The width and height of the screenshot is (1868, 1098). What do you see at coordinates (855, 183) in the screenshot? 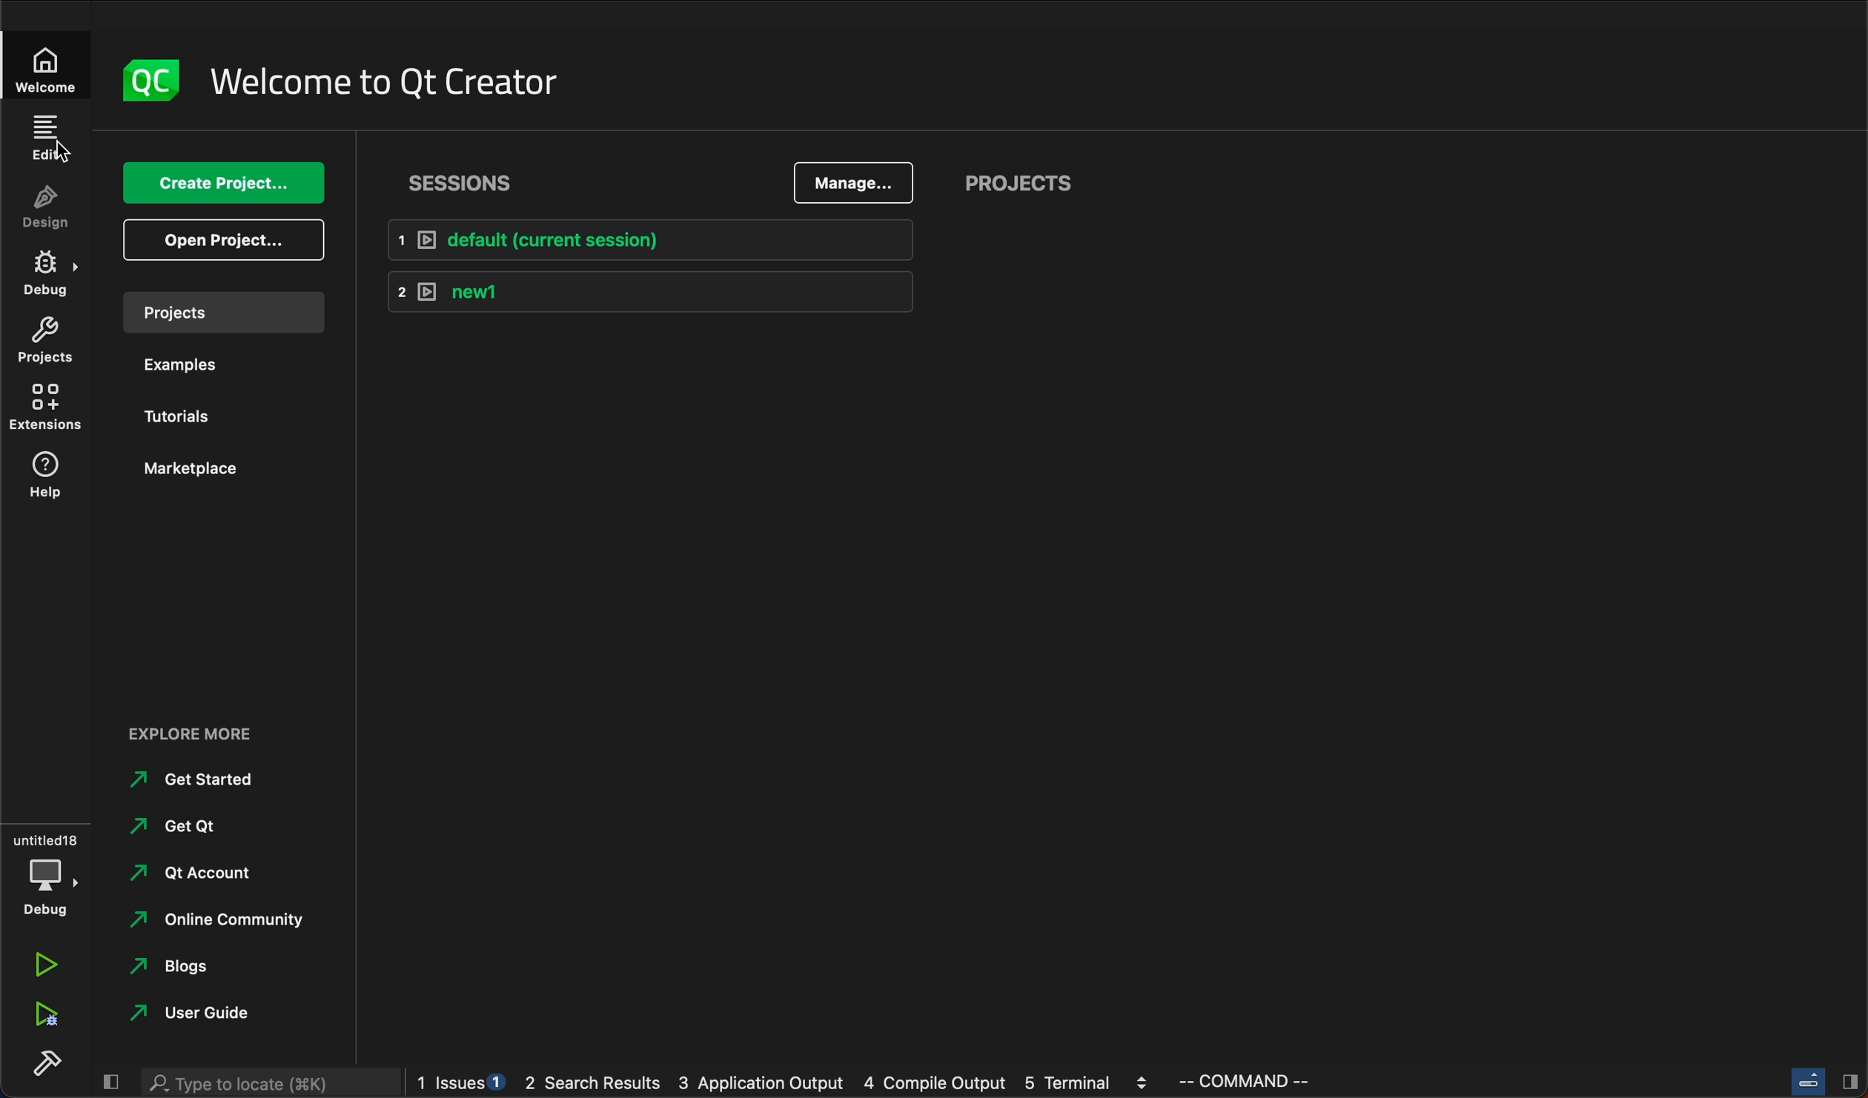
I see `manage` at bounding box center [855, 183].